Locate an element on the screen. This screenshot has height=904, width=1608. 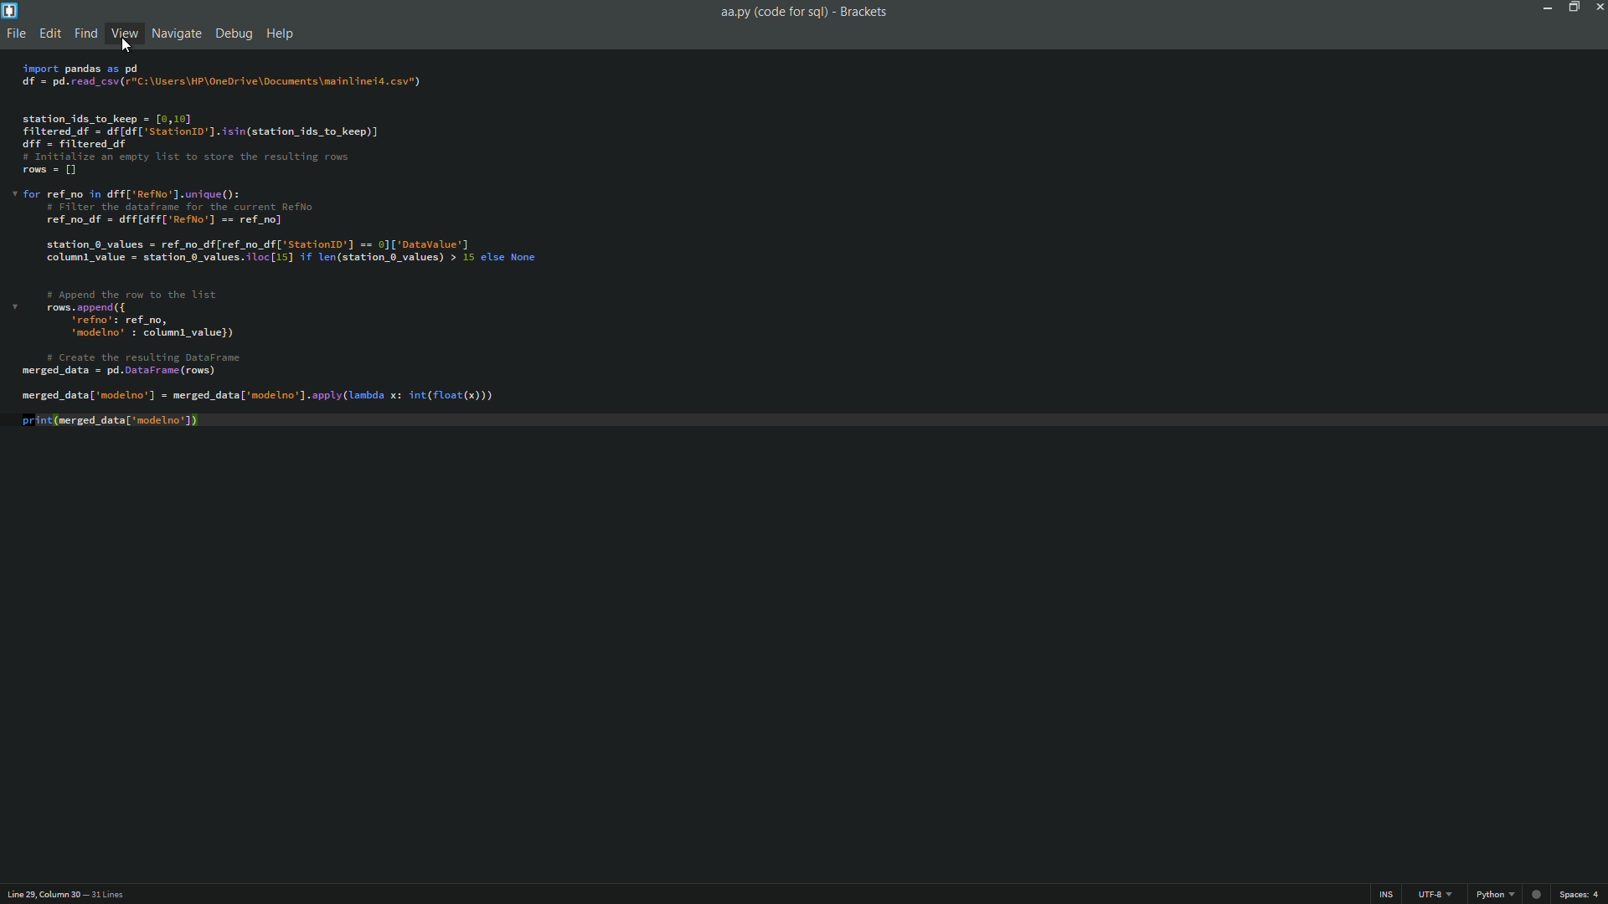
file name is located at coordinates (775, 13).